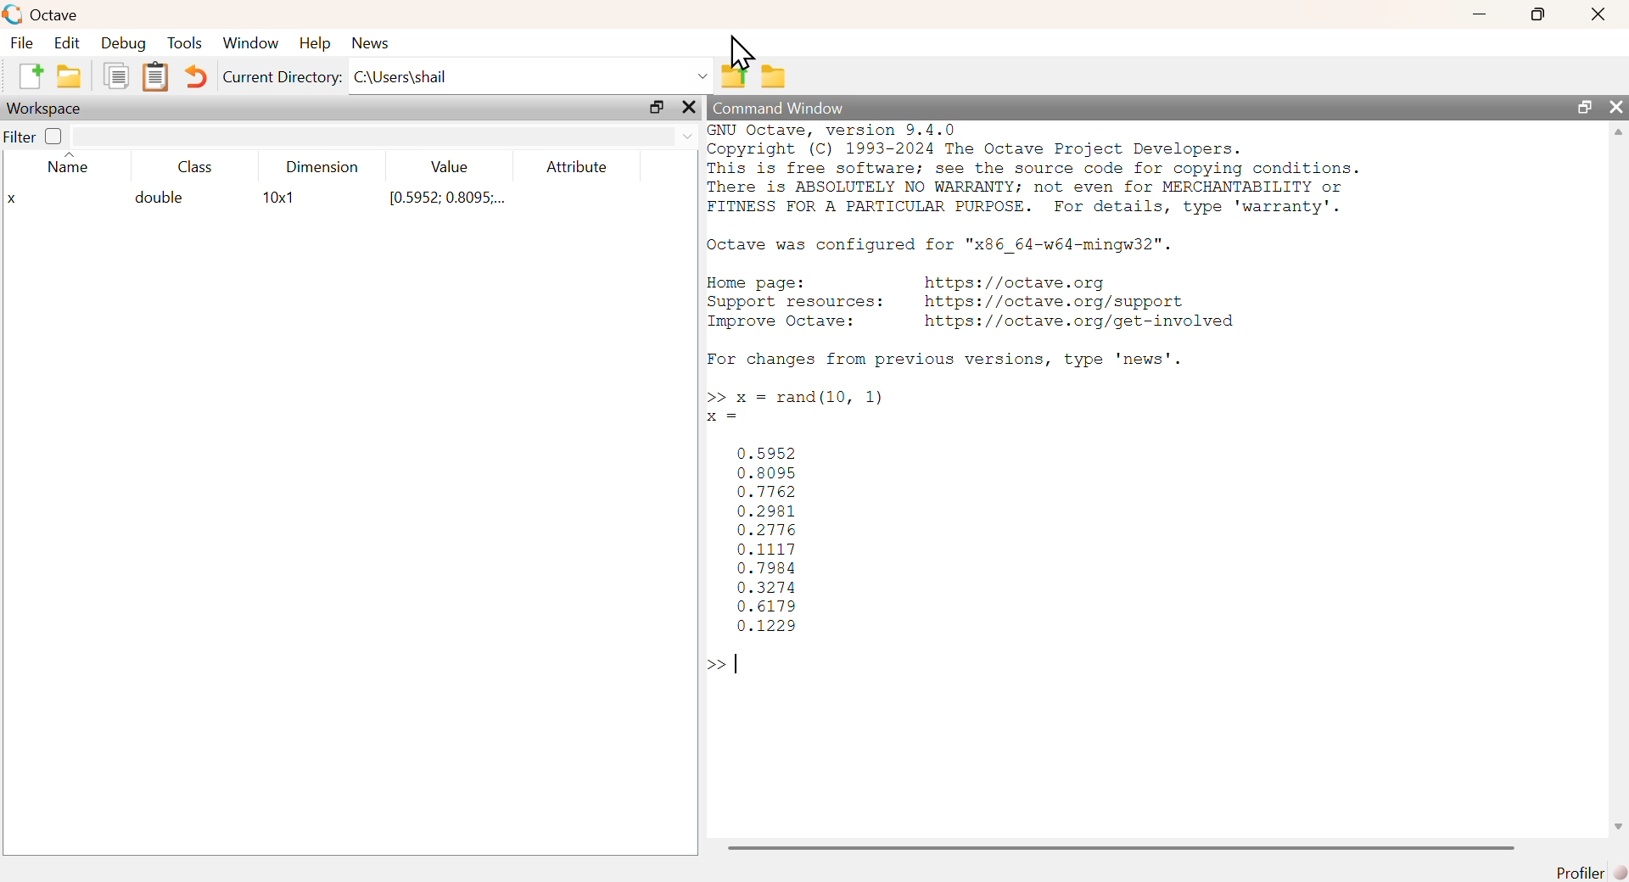 The width and height of the screenshot is (1629, 882). What do you see at coordinates (1620, 109) in the screenshot?
I see `close` at bounding box center [1620, 109].